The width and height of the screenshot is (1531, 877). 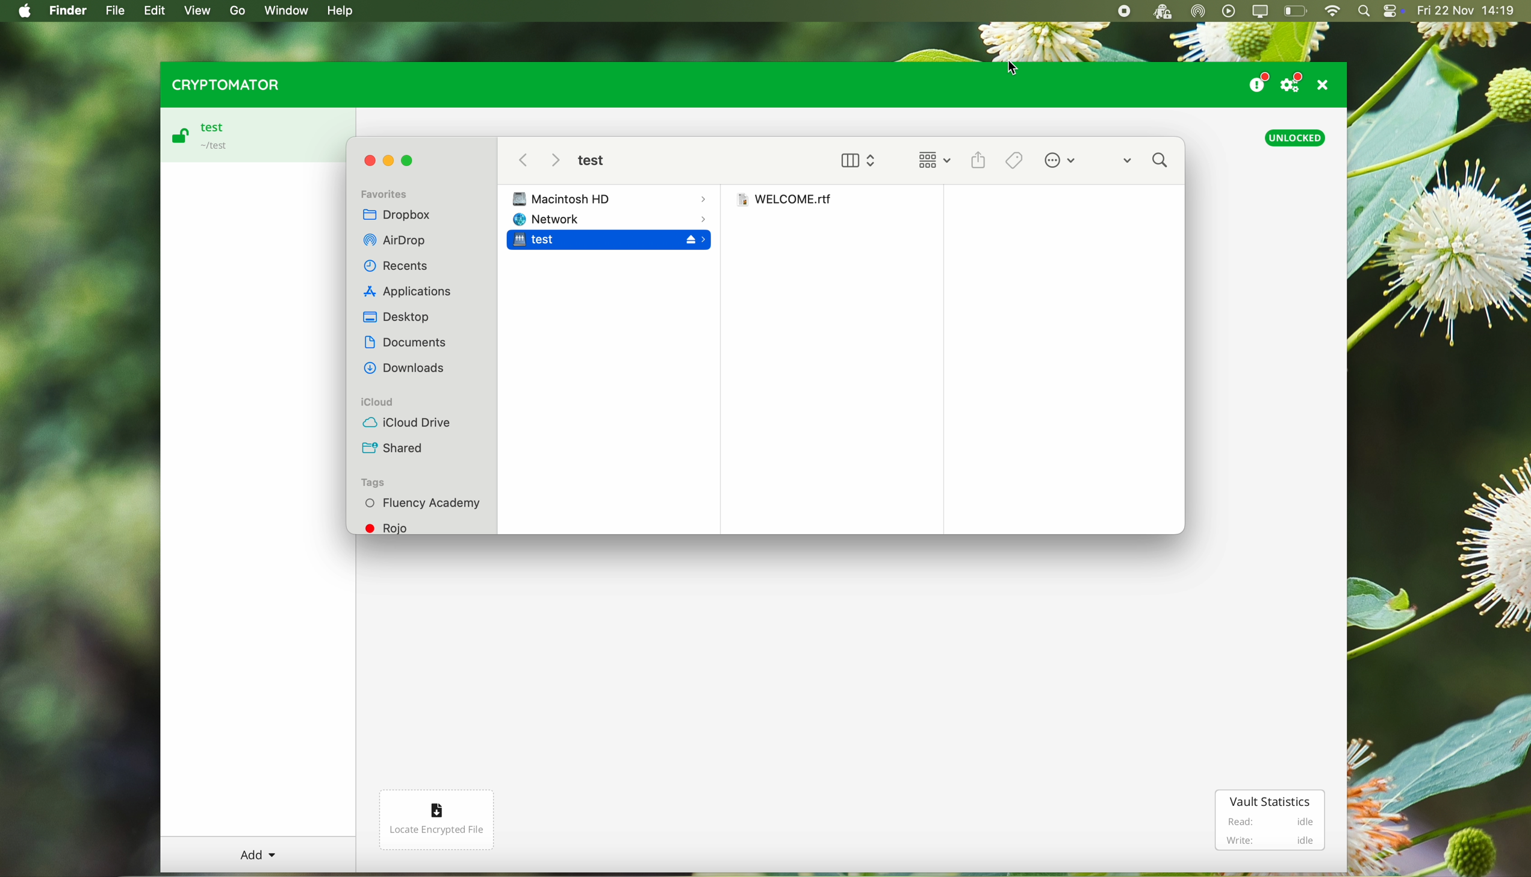 I want to click on Write: idle, so click(x=1269, y=840).